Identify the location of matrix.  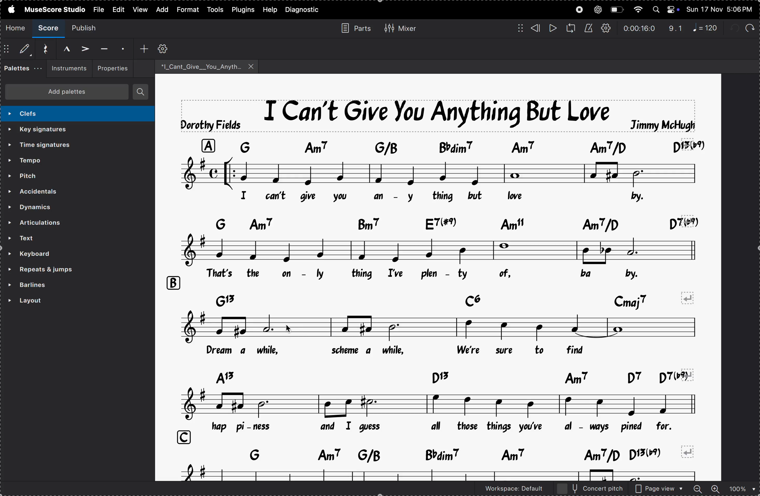
(517, 27).